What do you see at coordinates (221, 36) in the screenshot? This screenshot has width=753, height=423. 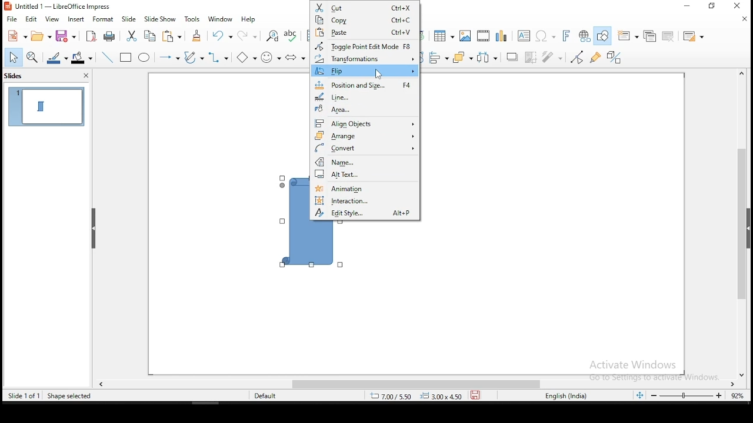 I see `undo` at bounding box center [221, 36].